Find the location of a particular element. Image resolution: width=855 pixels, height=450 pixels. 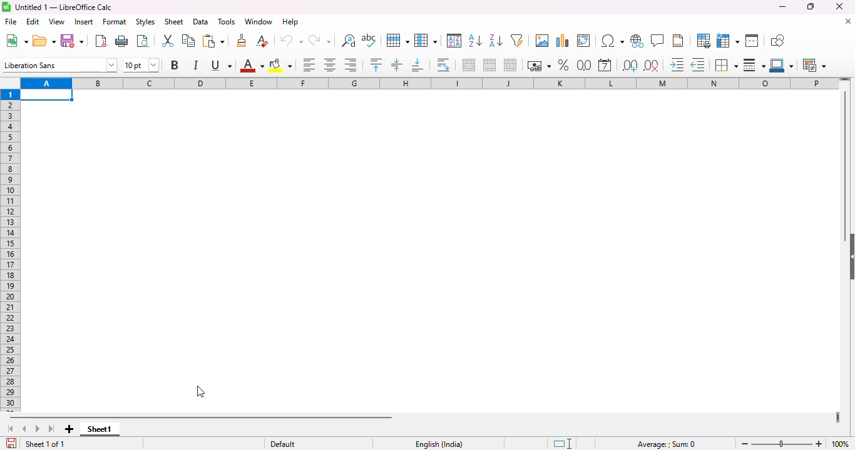

insert special characters is located at coordinates (612, 41).